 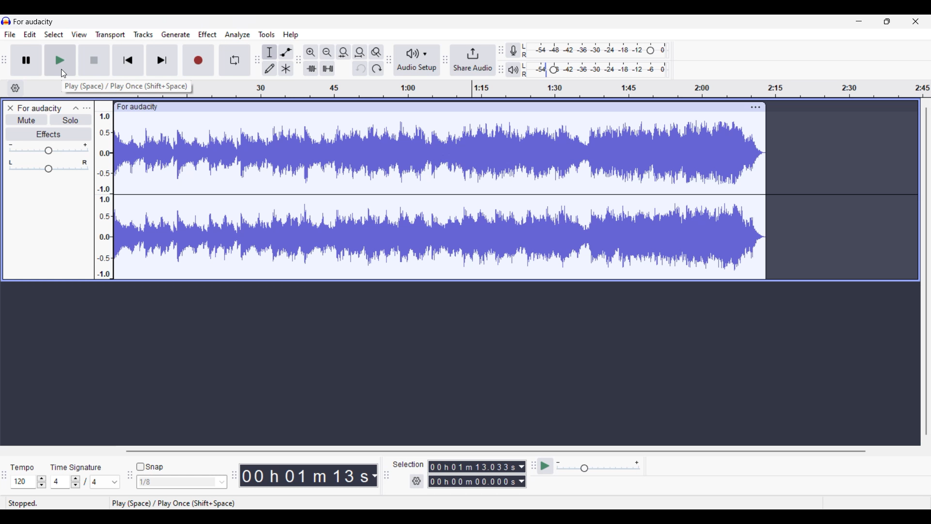 What do you see at coordinates (176, 34) in the screenshot?
I see `Generate menu` at bounding box center [176, 34].